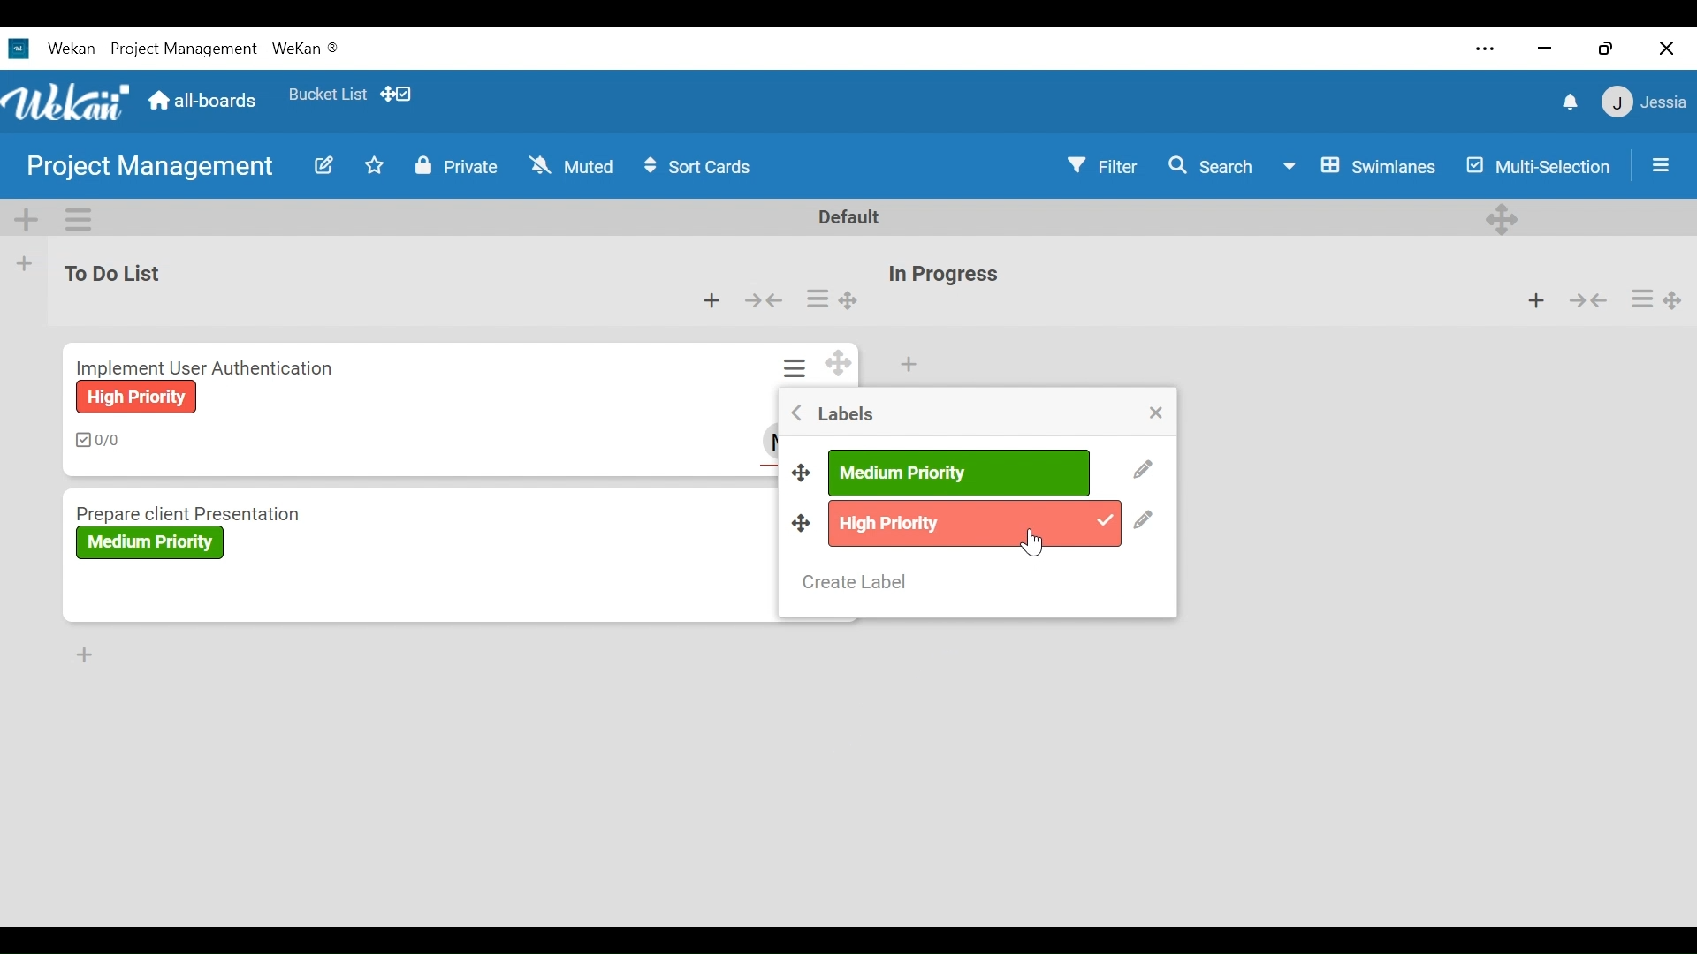 The height and width of the screenshot is (954, 1697). I want to click on Edit, so click(1143, 522).